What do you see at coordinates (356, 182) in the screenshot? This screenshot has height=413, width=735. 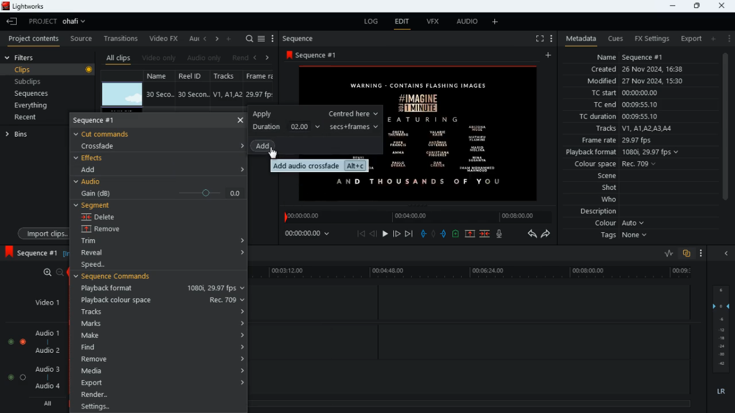 I see `text` at bounding box center [356, 182].